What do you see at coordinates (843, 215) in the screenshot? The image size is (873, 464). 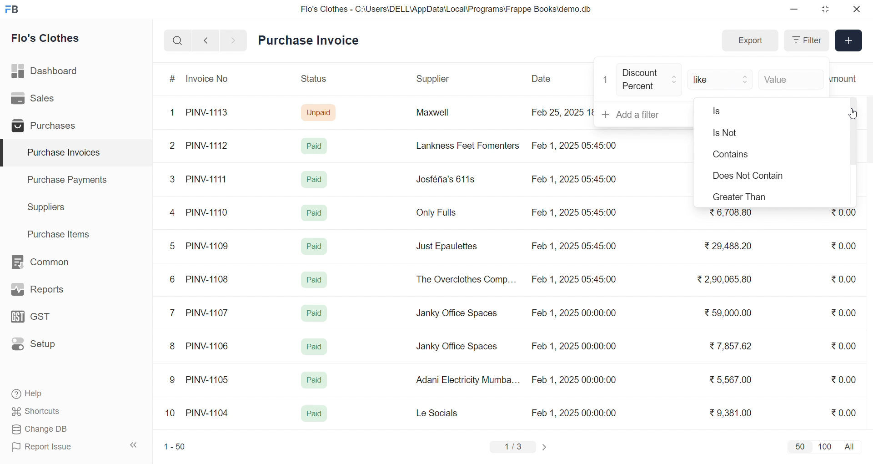 I see `₹0.00` at bounding box center [843, 215].